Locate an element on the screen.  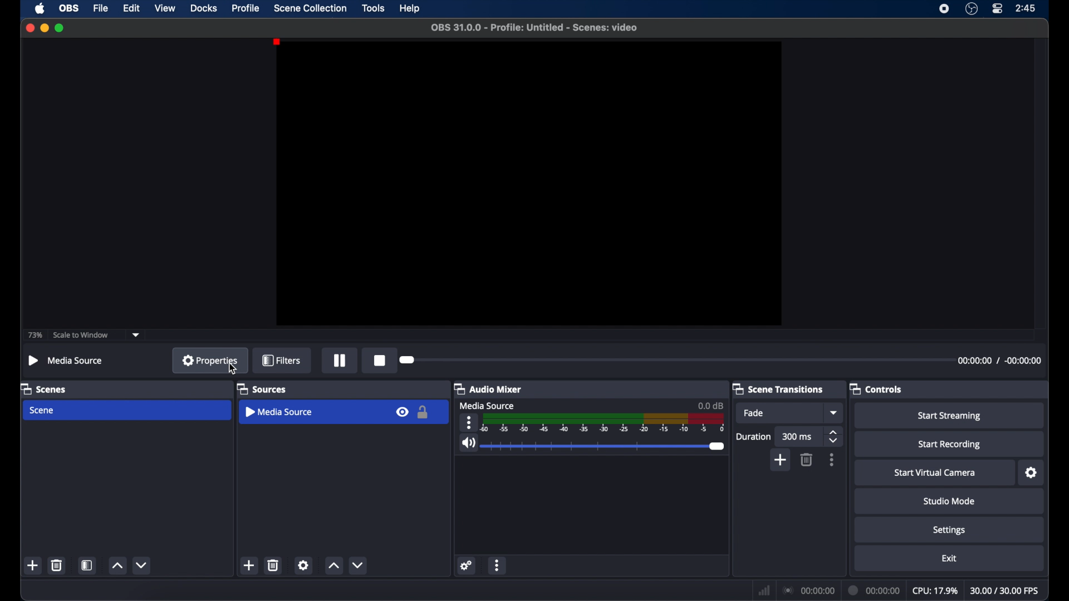
volume is located at coordinates (468, 443).